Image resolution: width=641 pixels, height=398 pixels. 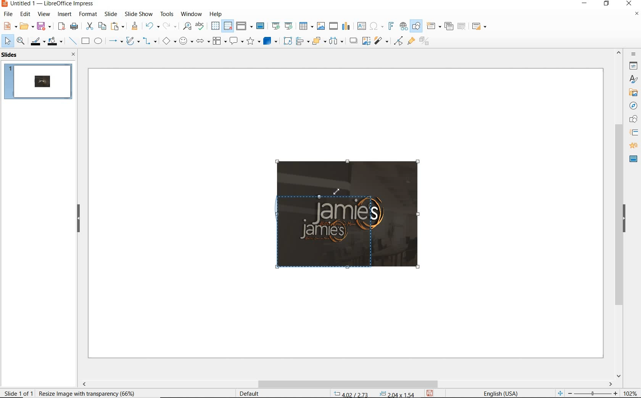 What do you see at coordinates (187, 26) in the screenshot?
I see `find and replace` at bounding box center [187, 26].